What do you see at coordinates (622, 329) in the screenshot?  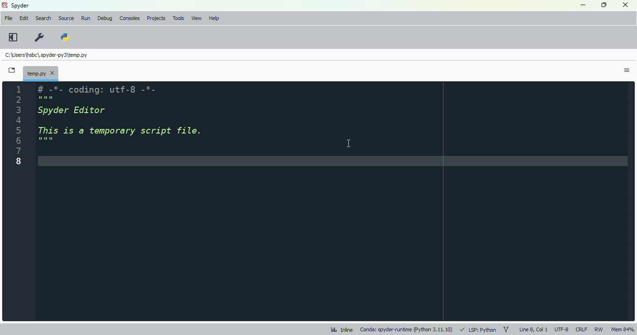 I see `mem 83%` at bounding box center [622, 329].